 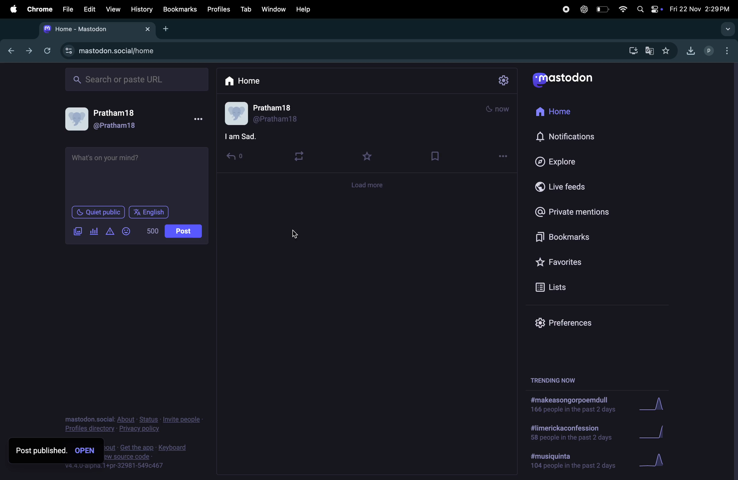 What do you see at coordinates (134, 423) in the screenshot?
I see `privacy and policy` at bounding box center [134, 423].